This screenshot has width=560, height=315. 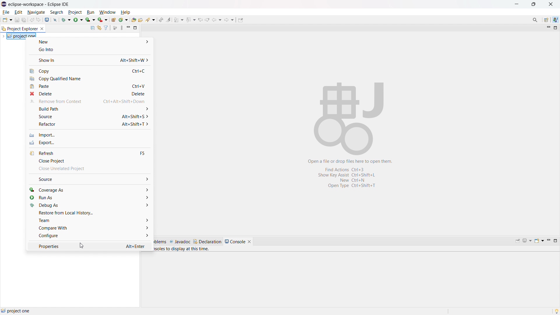 I want to click on open type, so click(x=134, y=20).